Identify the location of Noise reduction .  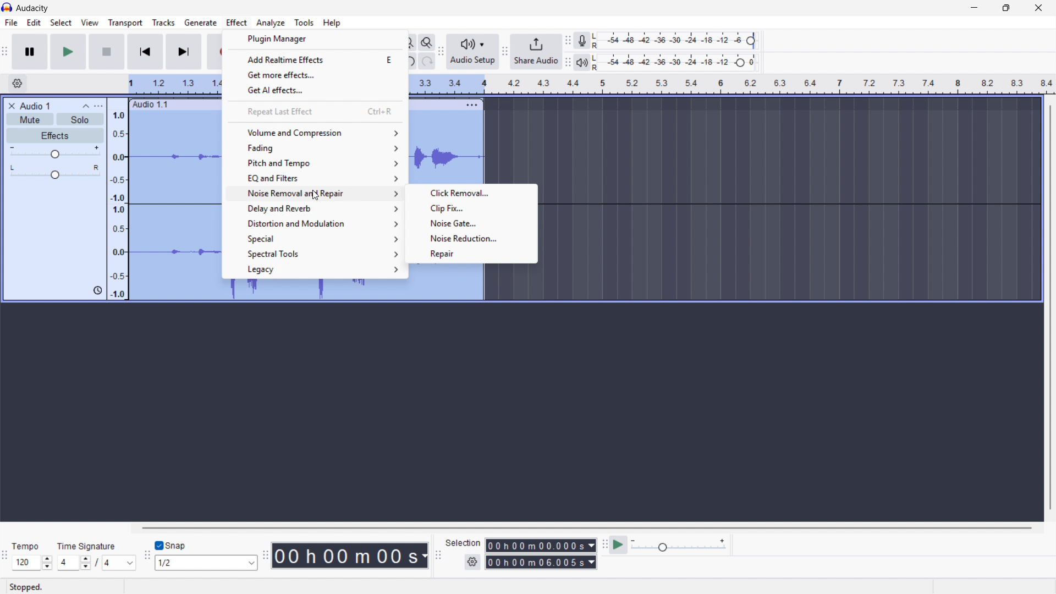
(471, 238).